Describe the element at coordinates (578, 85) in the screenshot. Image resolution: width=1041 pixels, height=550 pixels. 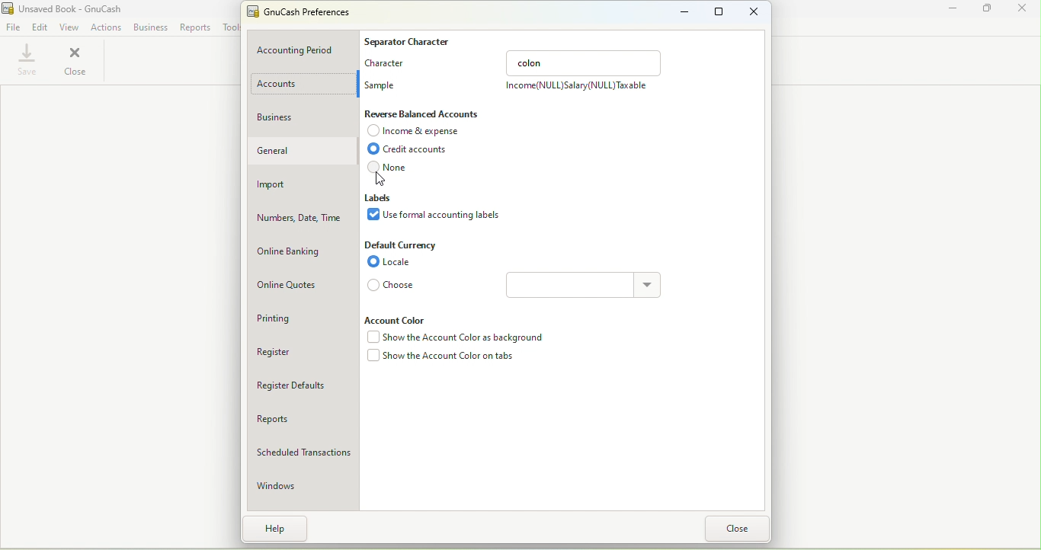
I see `Income(NULL)Salary(NULL) Taxable` at that location.